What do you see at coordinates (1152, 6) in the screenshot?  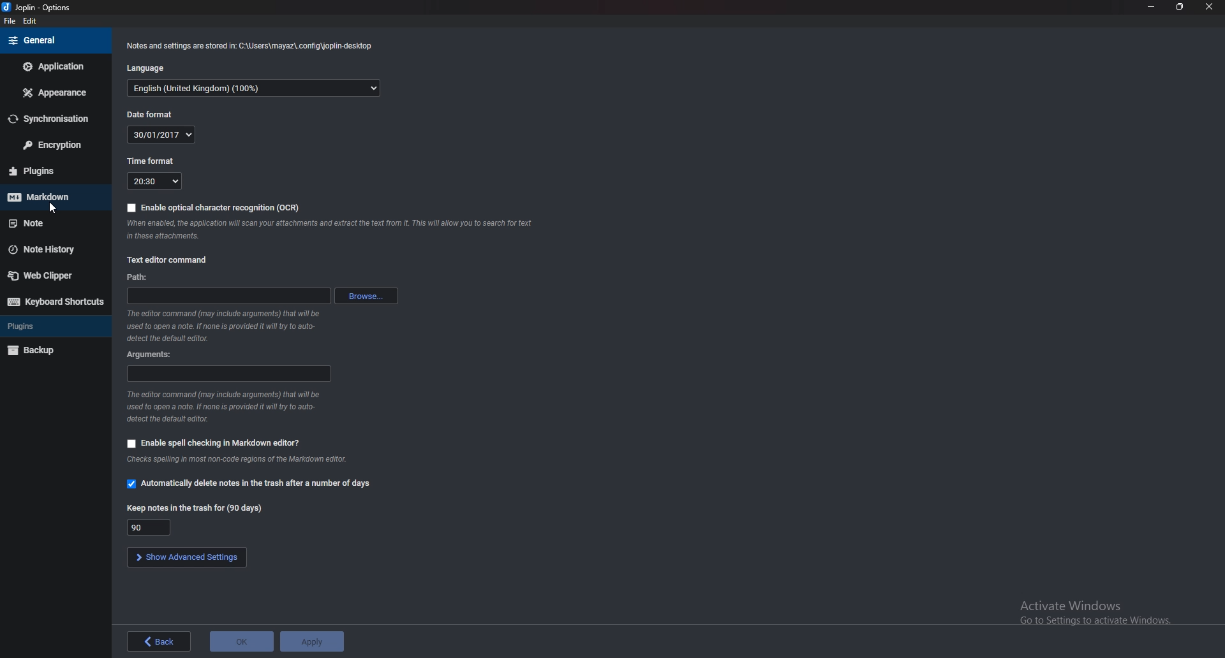 I see `minimize` at bounding box center [1152, 6].